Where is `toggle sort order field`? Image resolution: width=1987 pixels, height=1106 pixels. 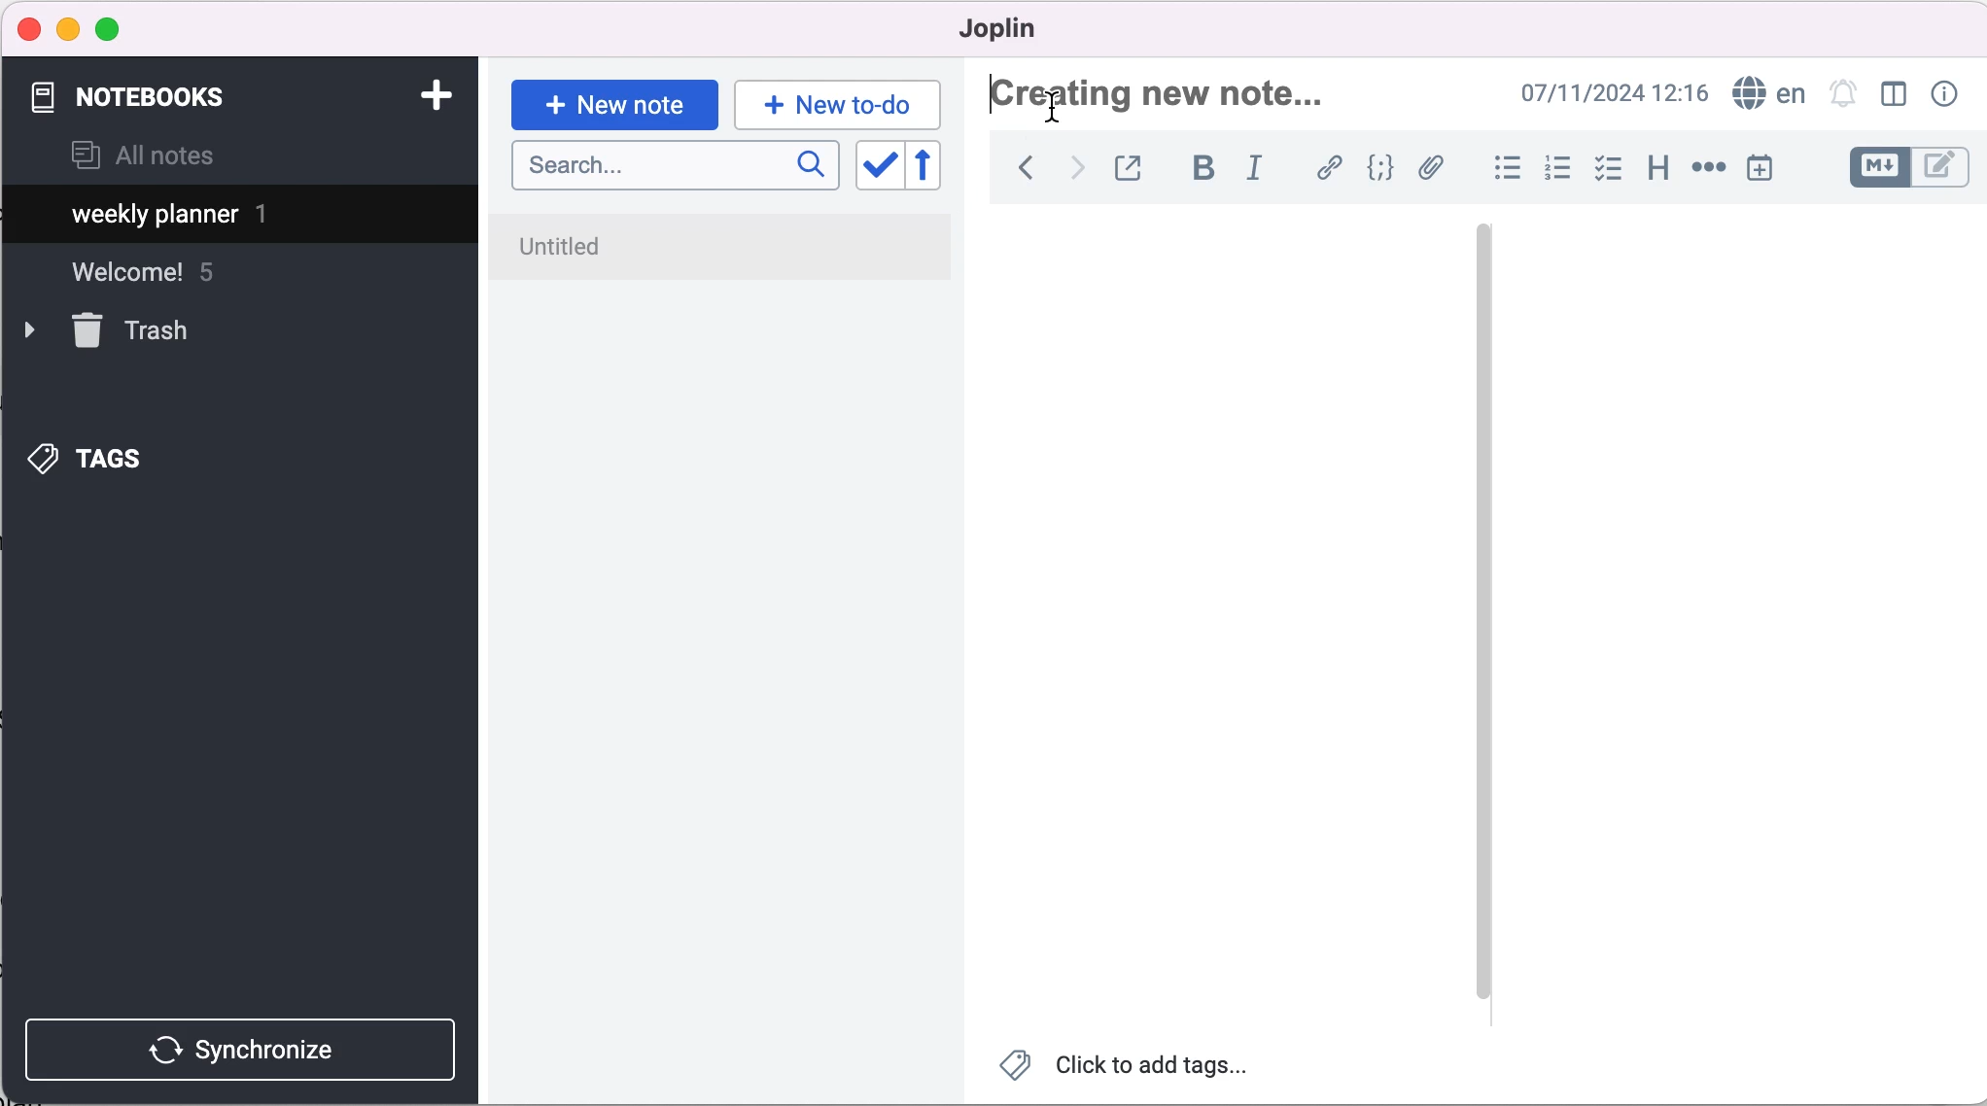
toggle sort order field is located at coordinates (877, 171).